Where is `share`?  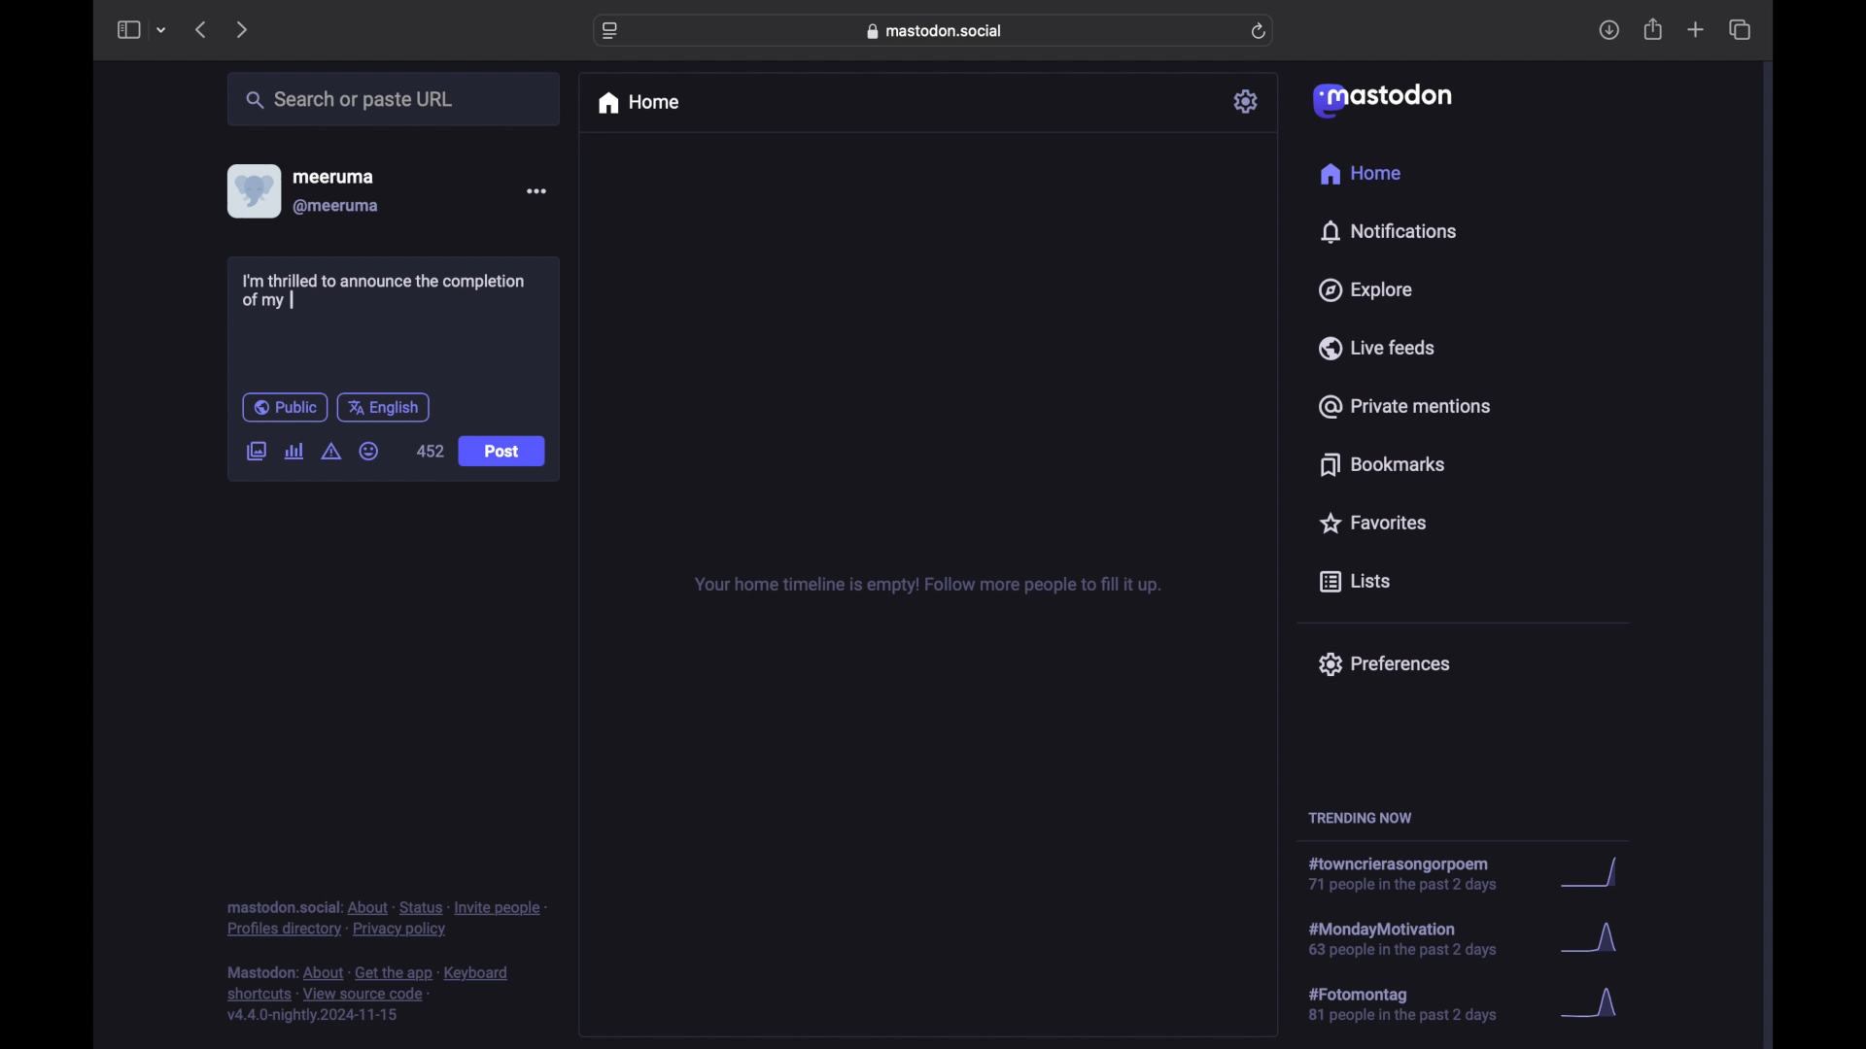 share is located at coordinates (1654, 29).